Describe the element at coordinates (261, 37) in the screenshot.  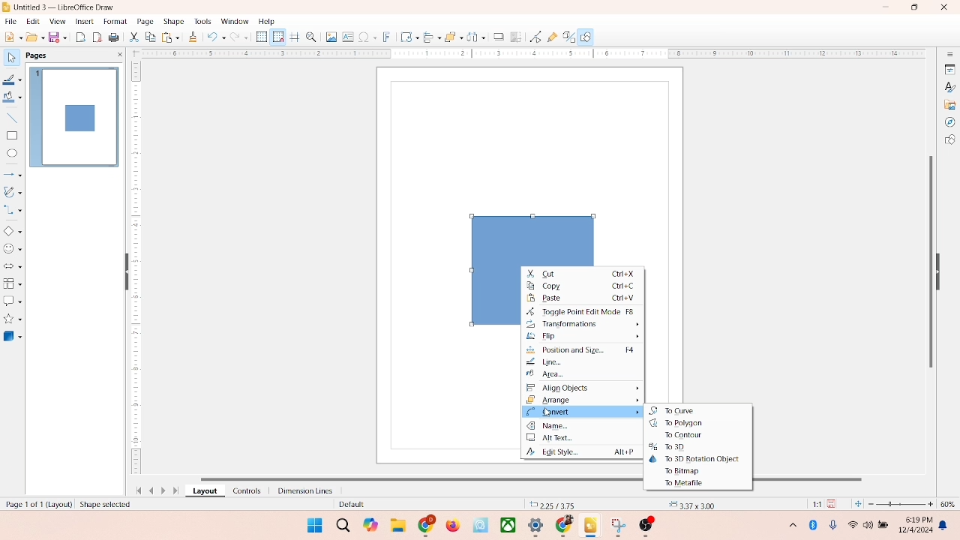
I see `show grid` at that location.